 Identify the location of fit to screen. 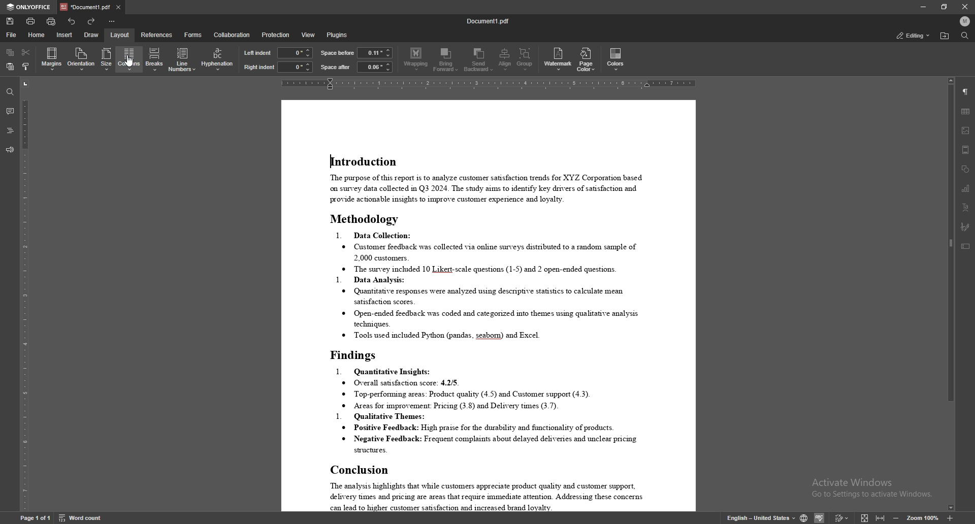
(864, 517).